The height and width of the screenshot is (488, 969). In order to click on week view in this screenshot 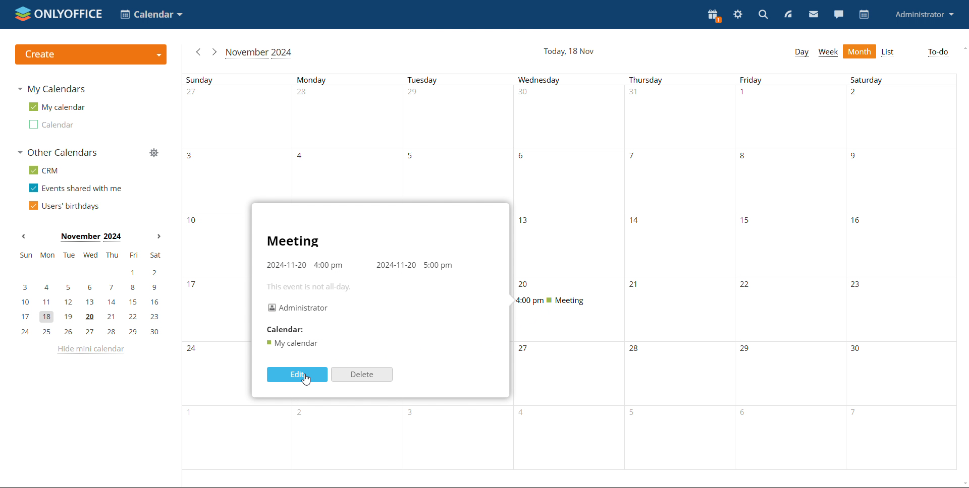, I will do `click(828, 52)`.